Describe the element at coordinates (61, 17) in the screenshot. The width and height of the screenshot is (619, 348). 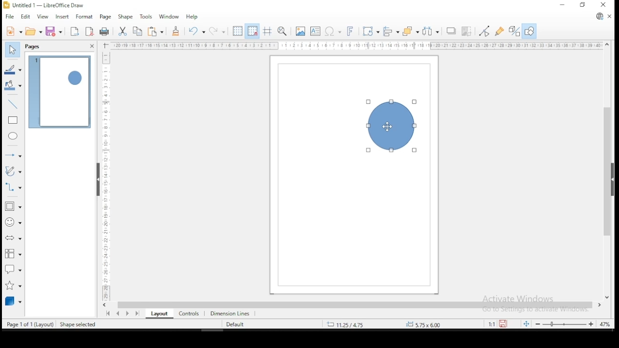
I see `insert` at that location.